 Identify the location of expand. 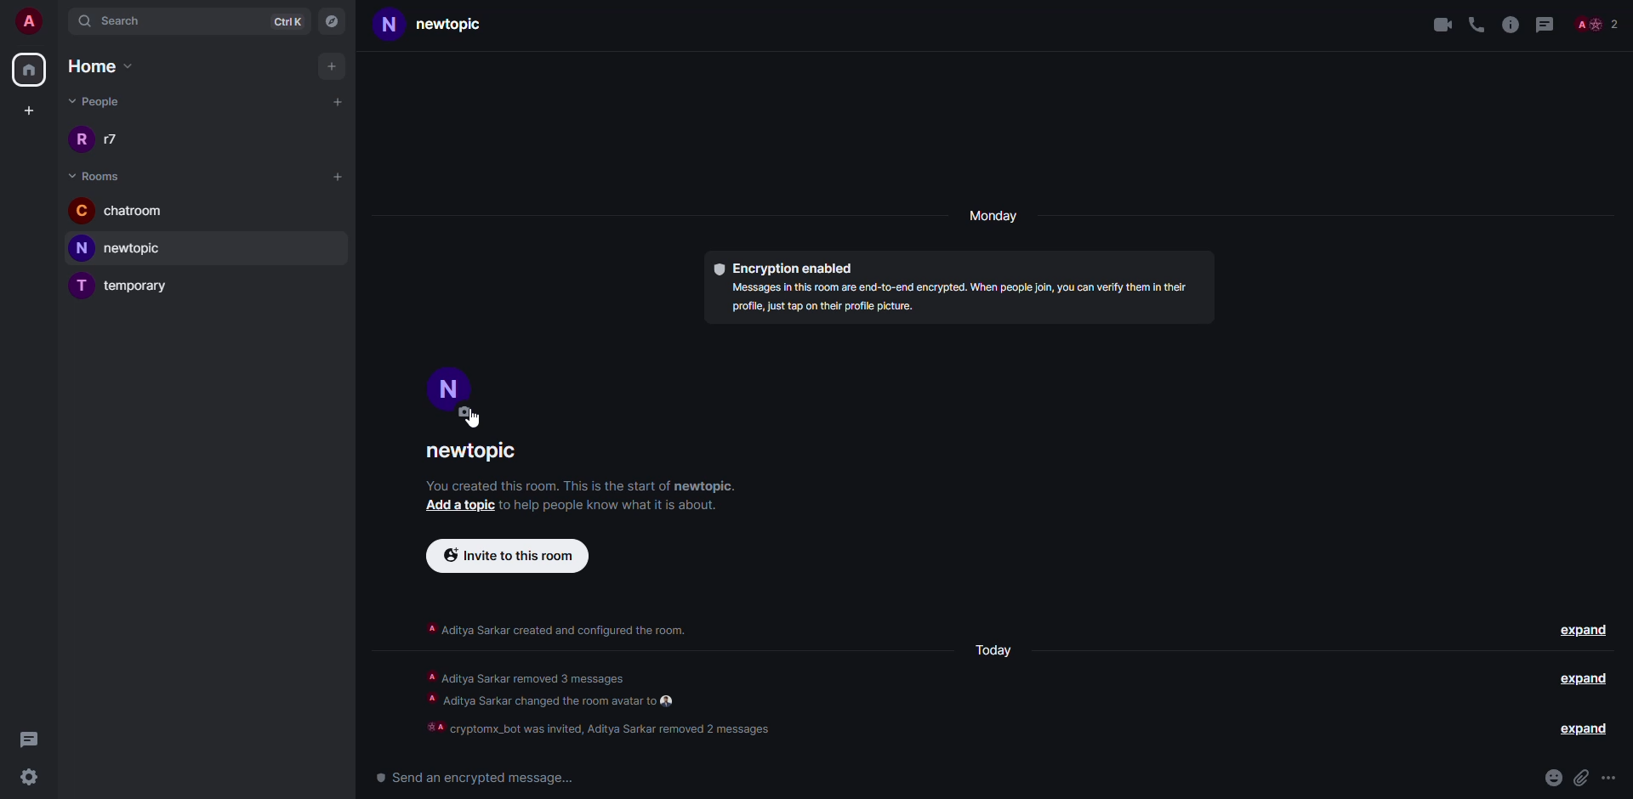
(1578, 729).